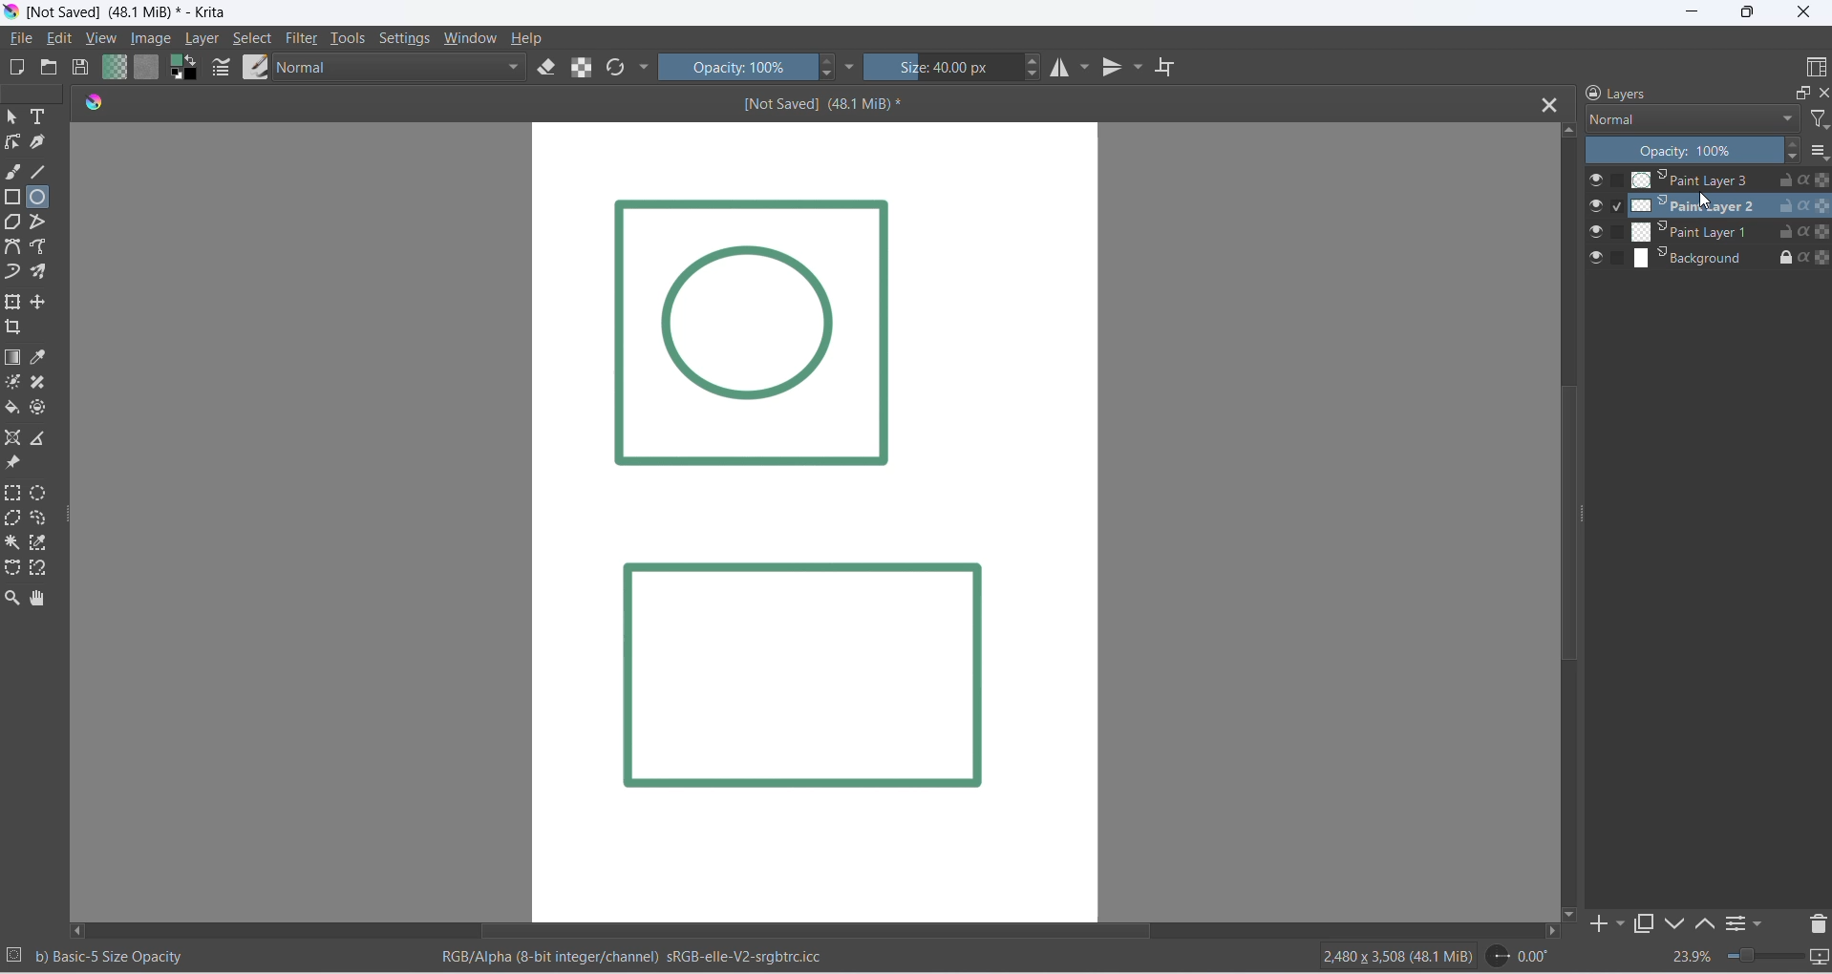 The width and height of the screenshot is (1832, 974). What do you see at coordinates (1821, 119) in the screenshot?
I see `filter` at bounding box center [1821, 119].